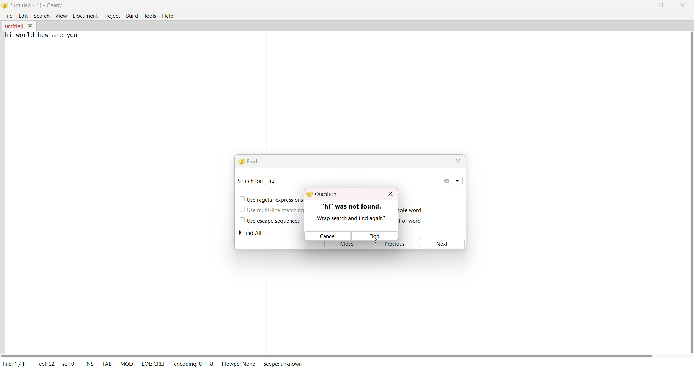 This screenshot has height=368, width=694. Describe the element at coordinates (447, 181) in the screenshot. I see `clear search` at that location.